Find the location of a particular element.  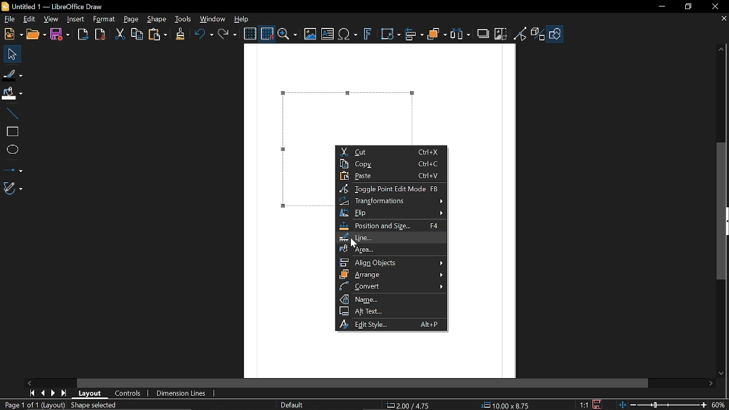

Cut is located at coordinates (391, 151).